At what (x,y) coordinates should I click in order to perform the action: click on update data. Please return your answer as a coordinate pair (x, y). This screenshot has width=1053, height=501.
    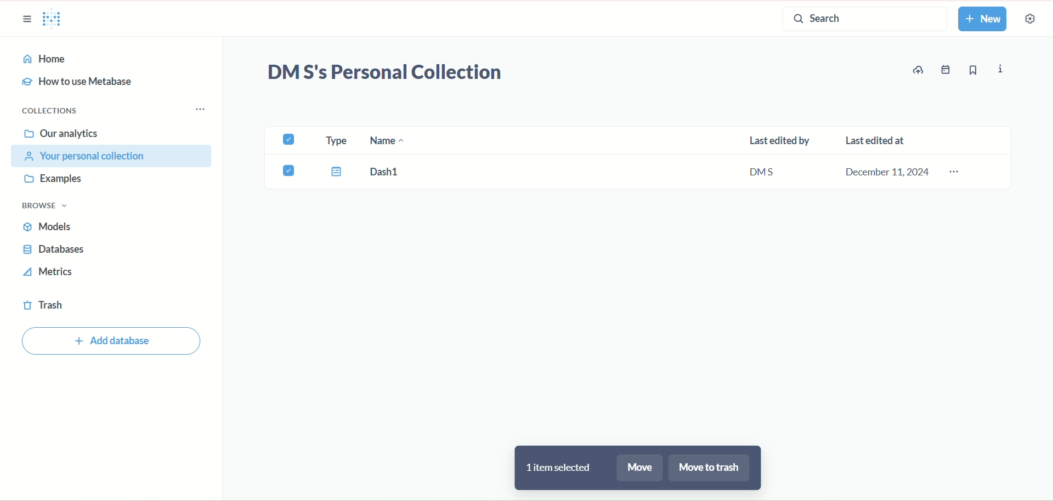
    Looking at the image, I should click on (921, 70).